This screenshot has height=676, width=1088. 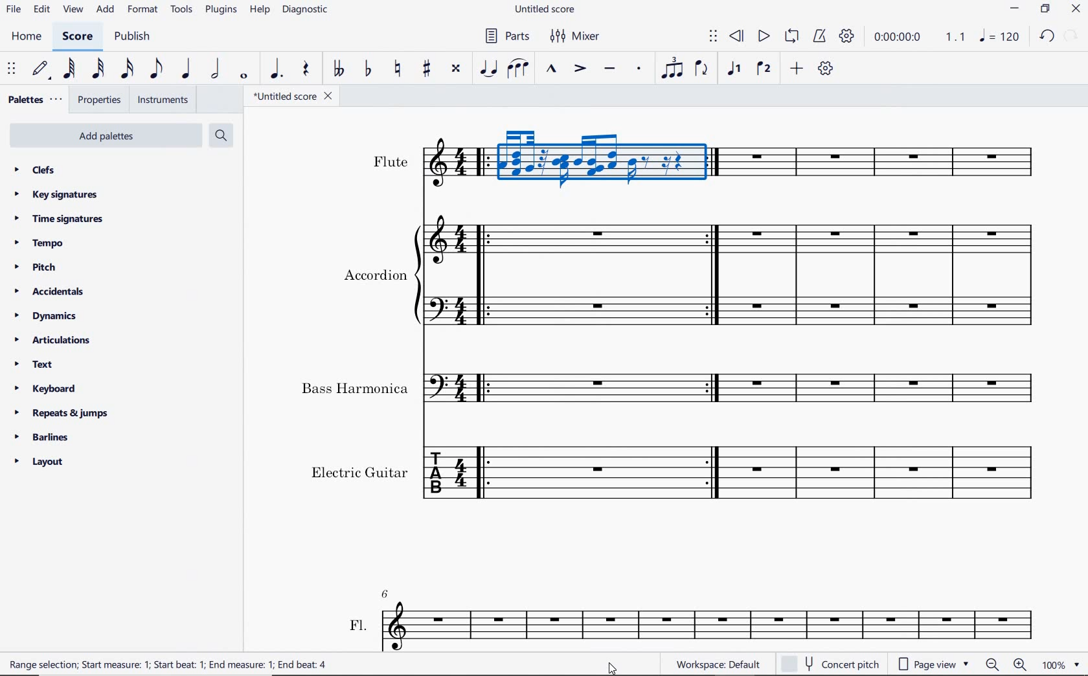 What do you see at coordinates (796, 68) in the screenshot?
I see `add` at bounding box center [796, 68].